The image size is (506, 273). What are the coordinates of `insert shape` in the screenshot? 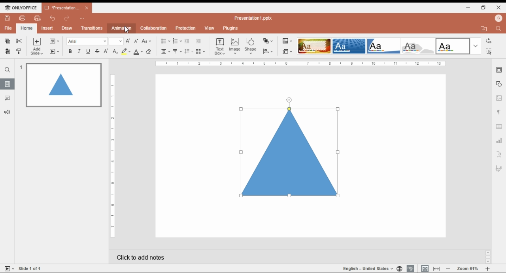 It's located at (251, 46).